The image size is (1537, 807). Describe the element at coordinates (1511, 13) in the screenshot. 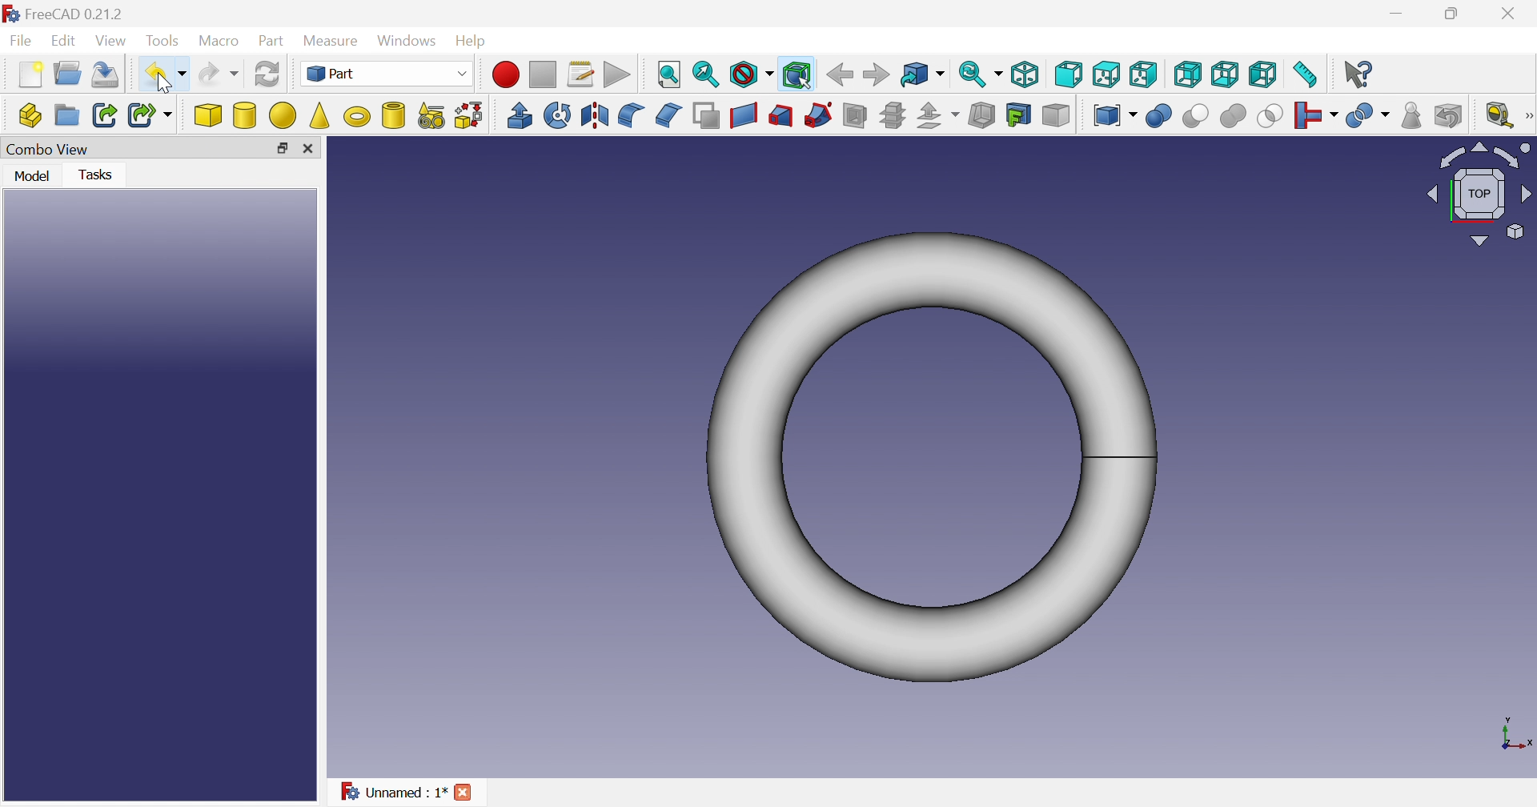

I see `Close` at that location.